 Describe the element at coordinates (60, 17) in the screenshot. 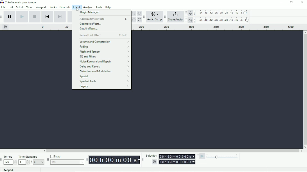

I see `Skip to end` at that location.